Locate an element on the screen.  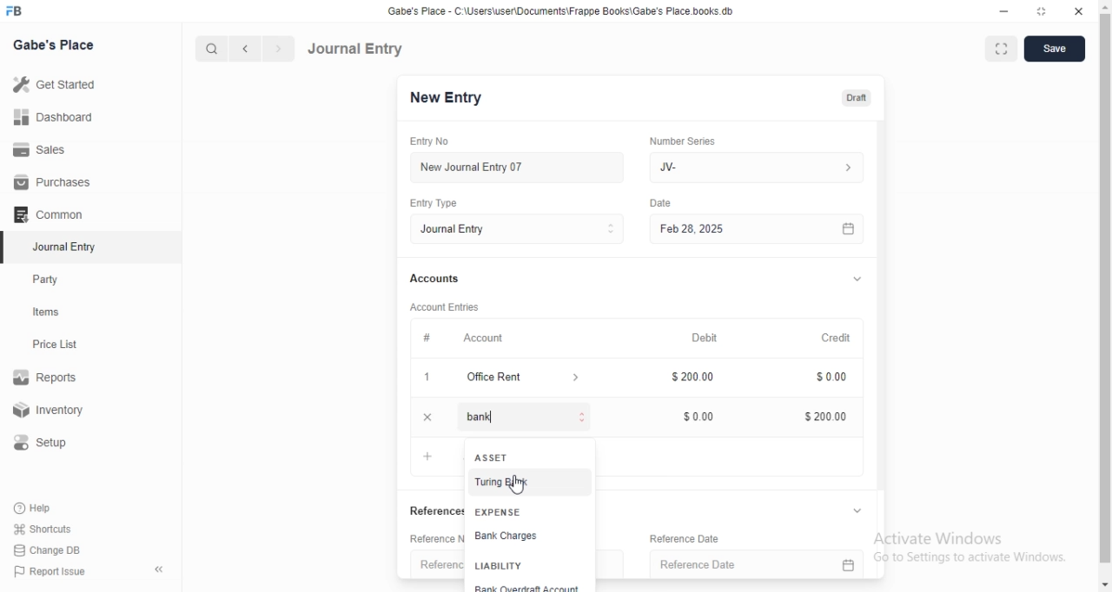
Help is located at coordinates (36, 508).